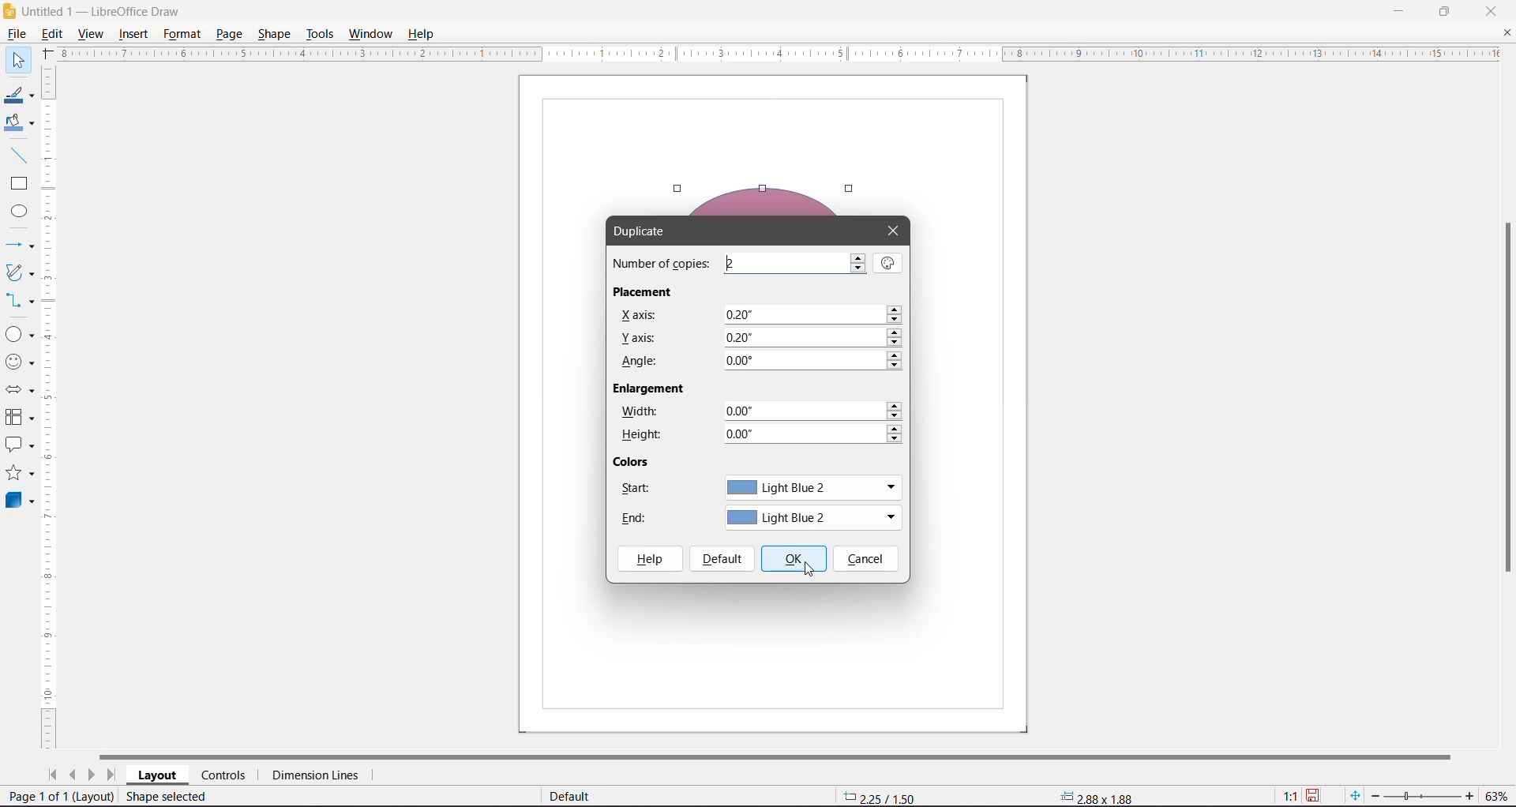 The height and width of the screenshot is (807, 1516). What do you see at coordinates (868, 560) in the screenshot?
I see `Cancel` at bounding box center [868, 560].